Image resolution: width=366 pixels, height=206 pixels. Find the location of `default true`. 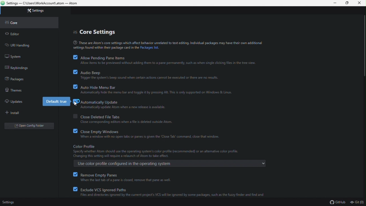

default true is located at coordinates (56, 102).